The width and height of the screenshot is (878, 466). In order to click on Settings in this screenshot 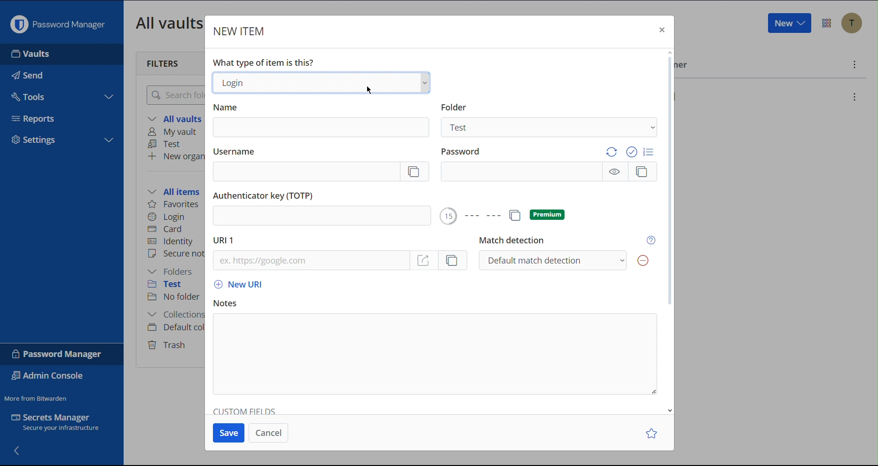, I will do `click(63, 140)`.